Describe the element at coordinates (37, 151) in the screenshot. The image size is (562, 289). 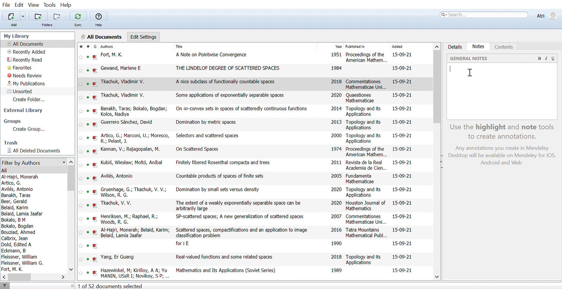
I see `All documents` at that location.